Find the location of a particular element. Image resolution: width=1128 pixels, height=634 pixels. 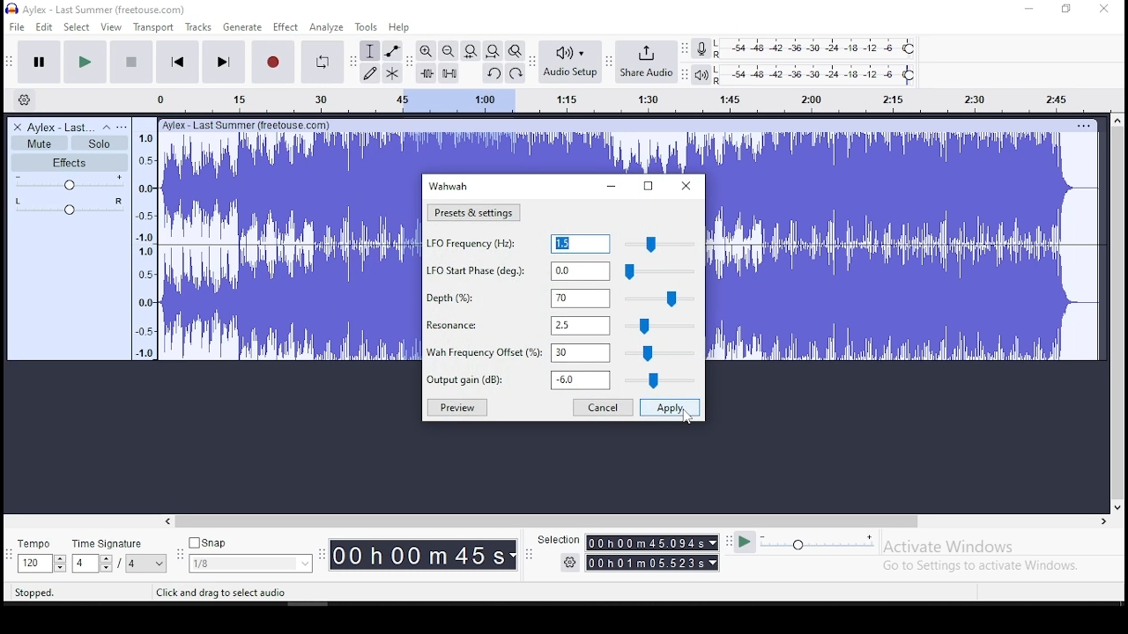

wah frequency offset is located at coordinates (518, 352).